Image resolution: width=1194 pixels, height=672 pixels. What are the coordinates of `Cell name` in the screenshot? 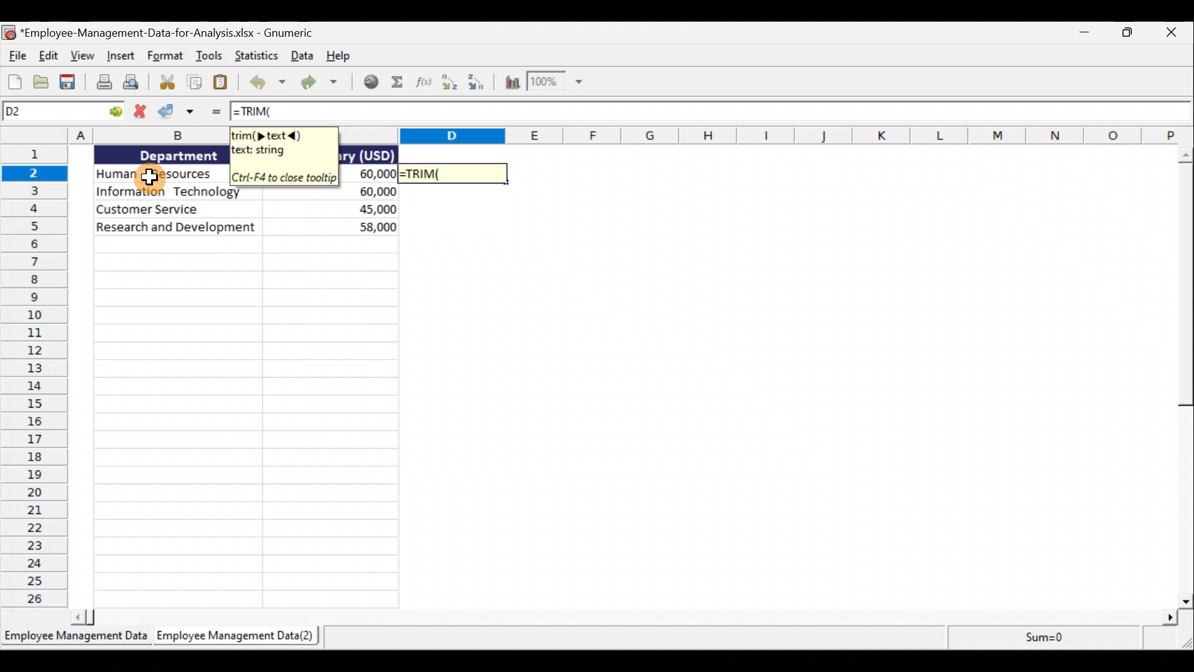 It's located at (64, 111).